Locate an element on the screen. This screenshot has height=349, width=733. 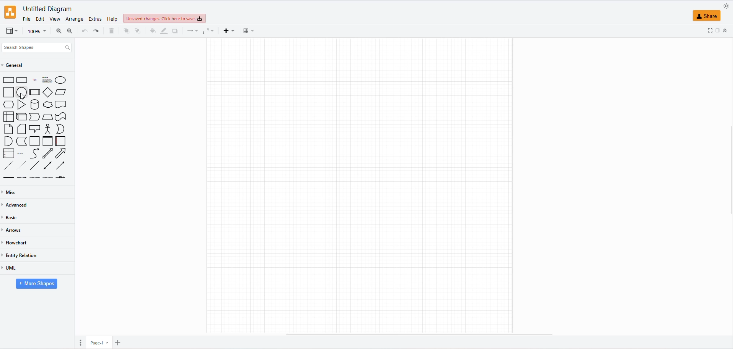
ZOOM IN is located at coordinates (57, 31).